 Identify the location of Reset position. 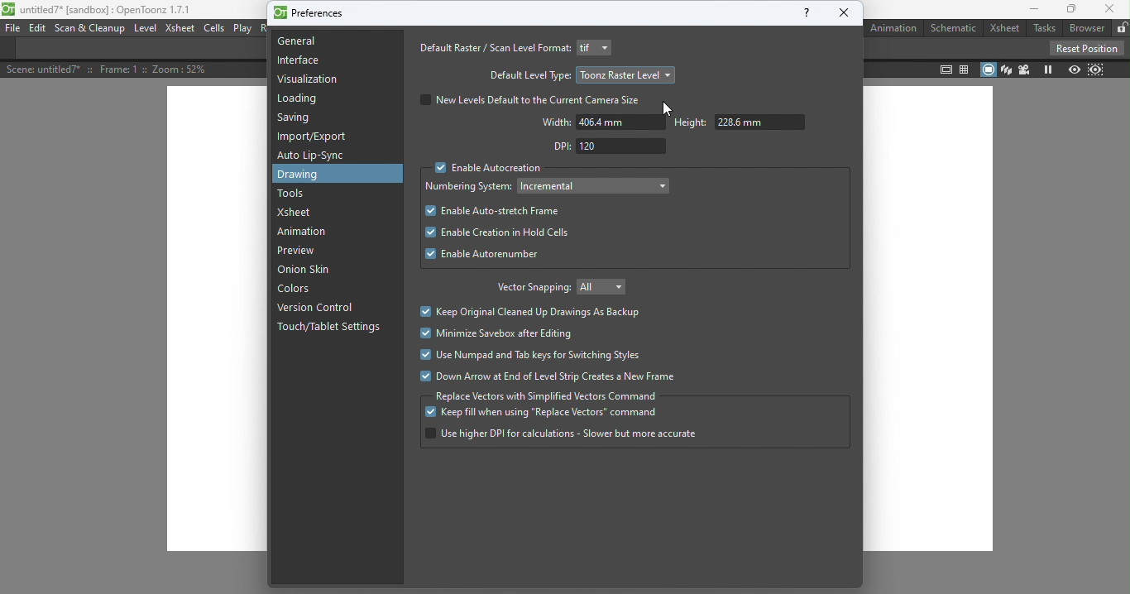
(1085, 47).